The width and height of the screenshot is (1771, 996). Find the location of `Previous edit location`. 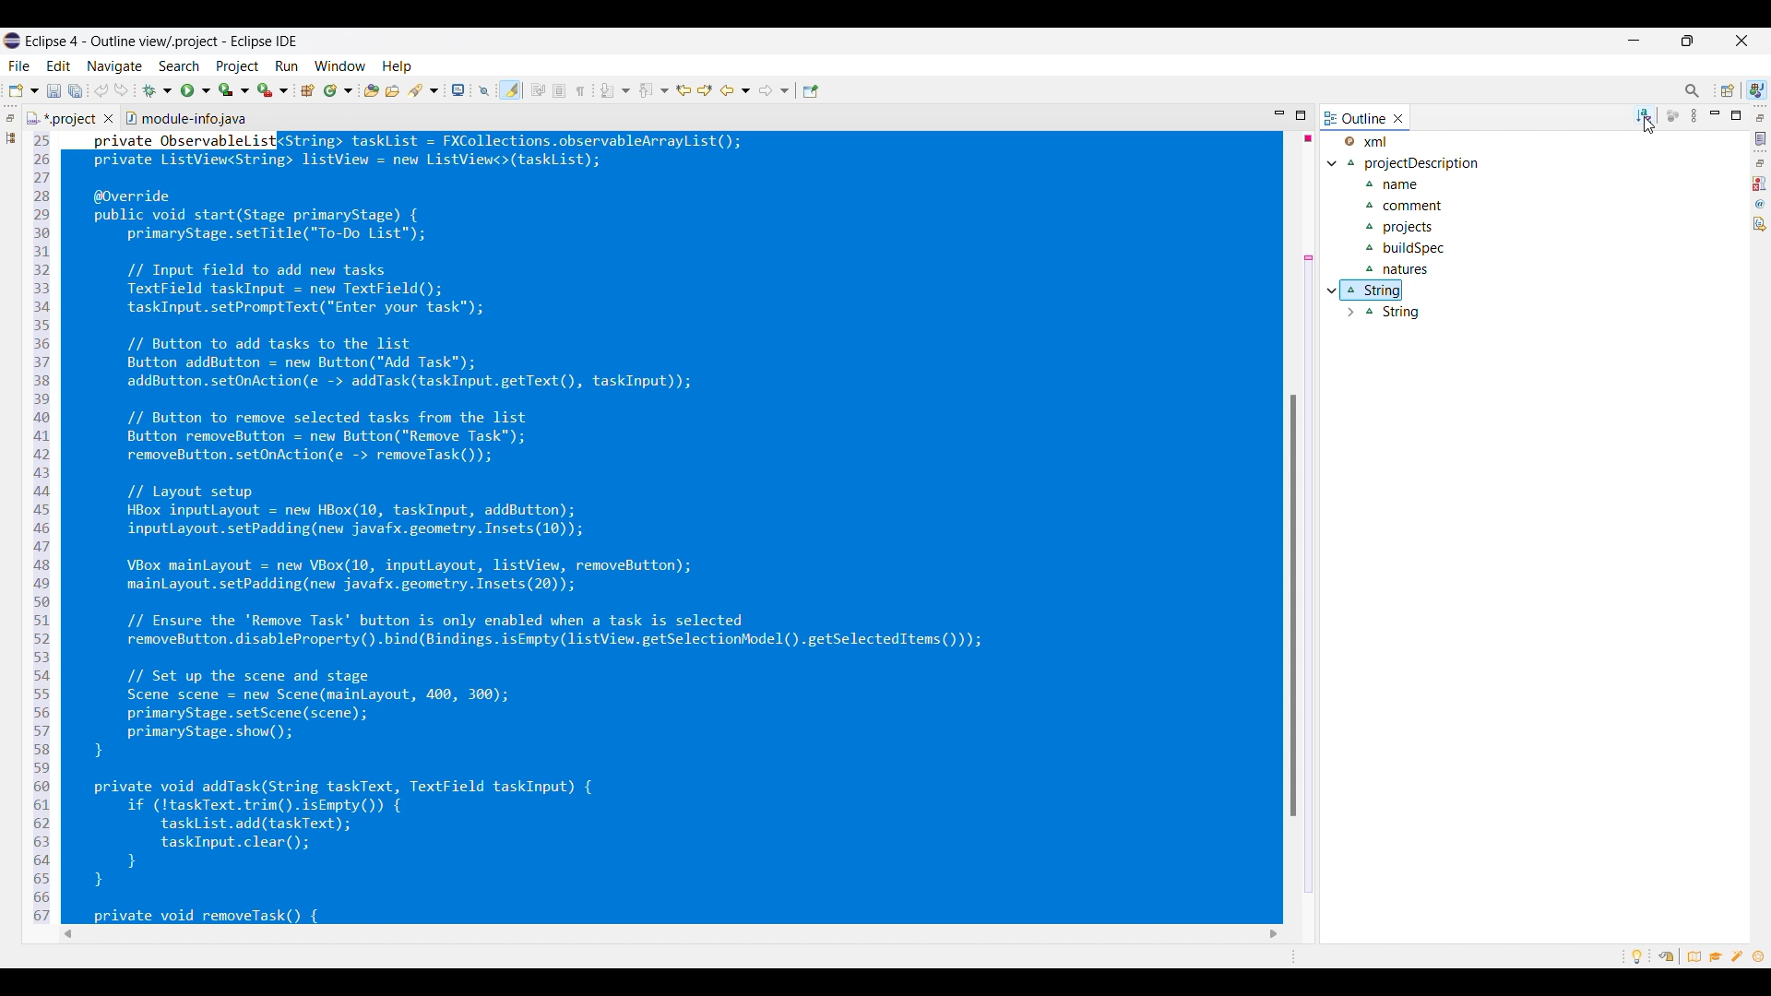

Previous edit location is located at coordinates (683, 90).